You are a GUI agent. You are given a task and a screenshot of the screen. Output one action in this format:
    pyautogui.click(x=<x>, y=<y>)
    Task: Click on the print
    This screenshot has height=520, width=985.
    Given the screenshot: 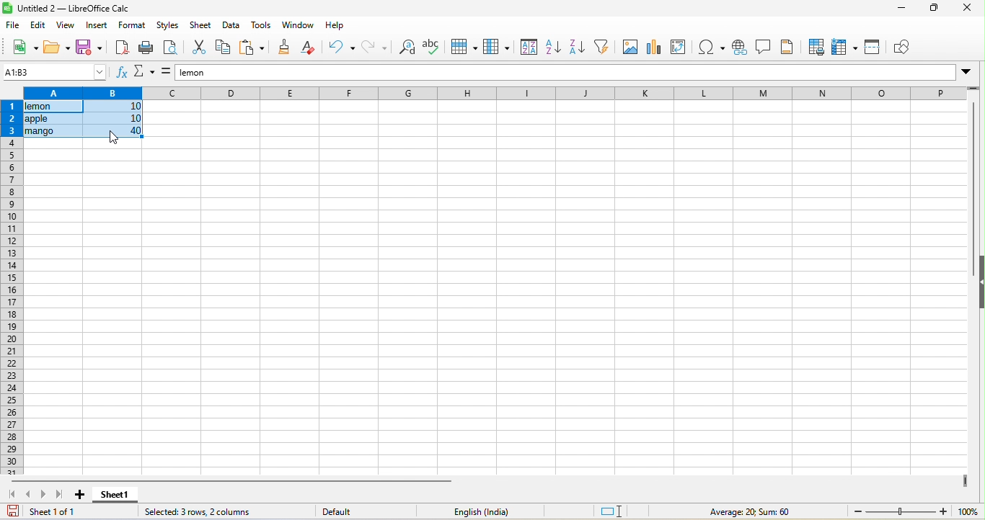 What is the action you would take?
    pyautogui.click(x=146, y=48)
    